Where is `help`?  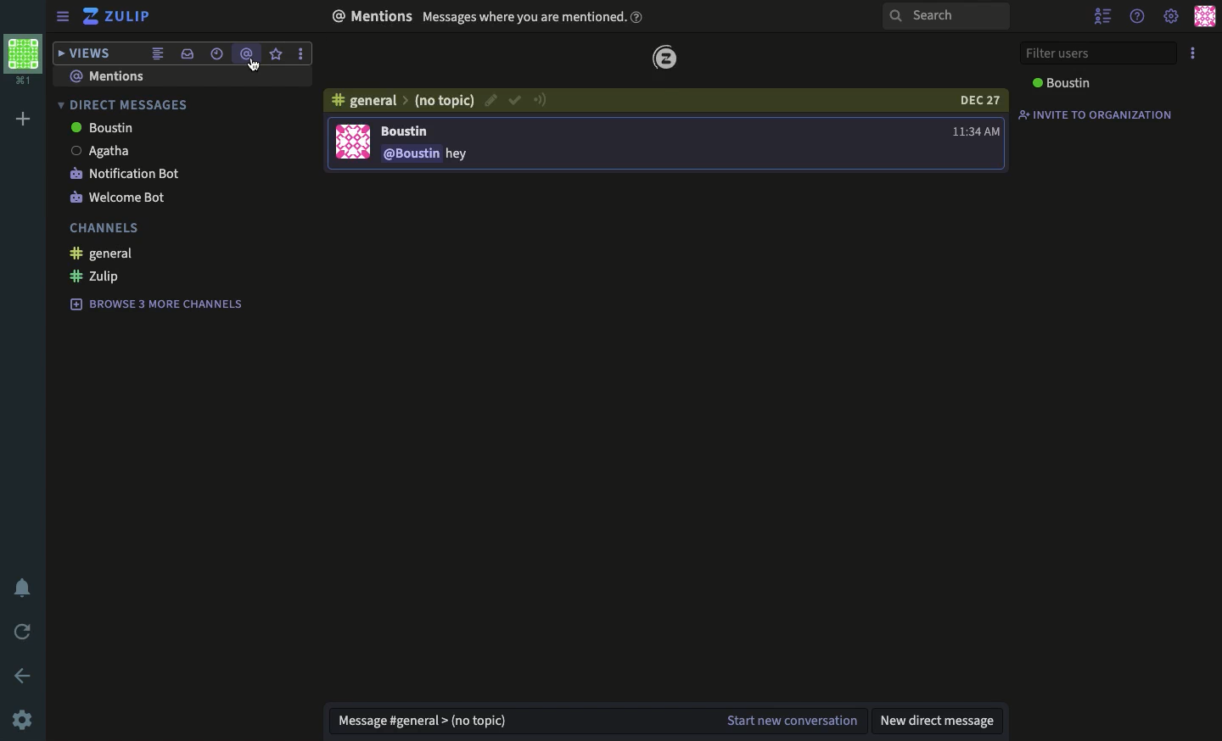 help is located at coordinates (1141, 18).